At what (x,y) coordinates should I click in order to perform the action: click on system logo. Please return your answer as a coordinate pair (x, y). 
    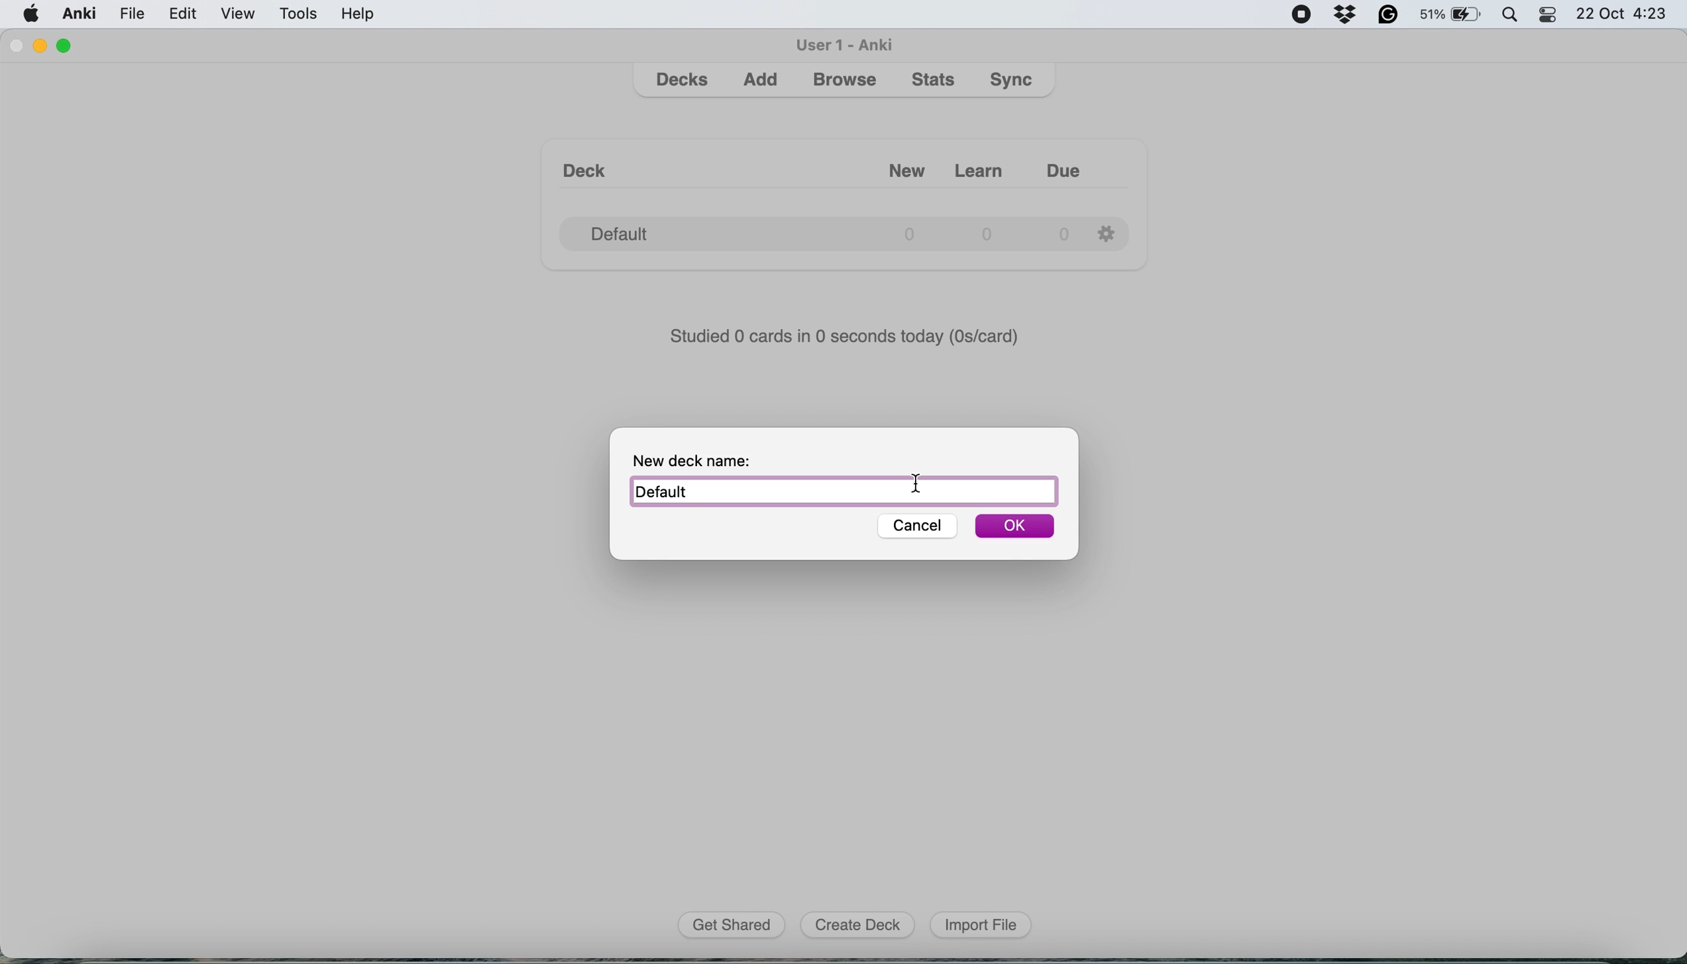
    Looking at the image, I should click on (31, 15).